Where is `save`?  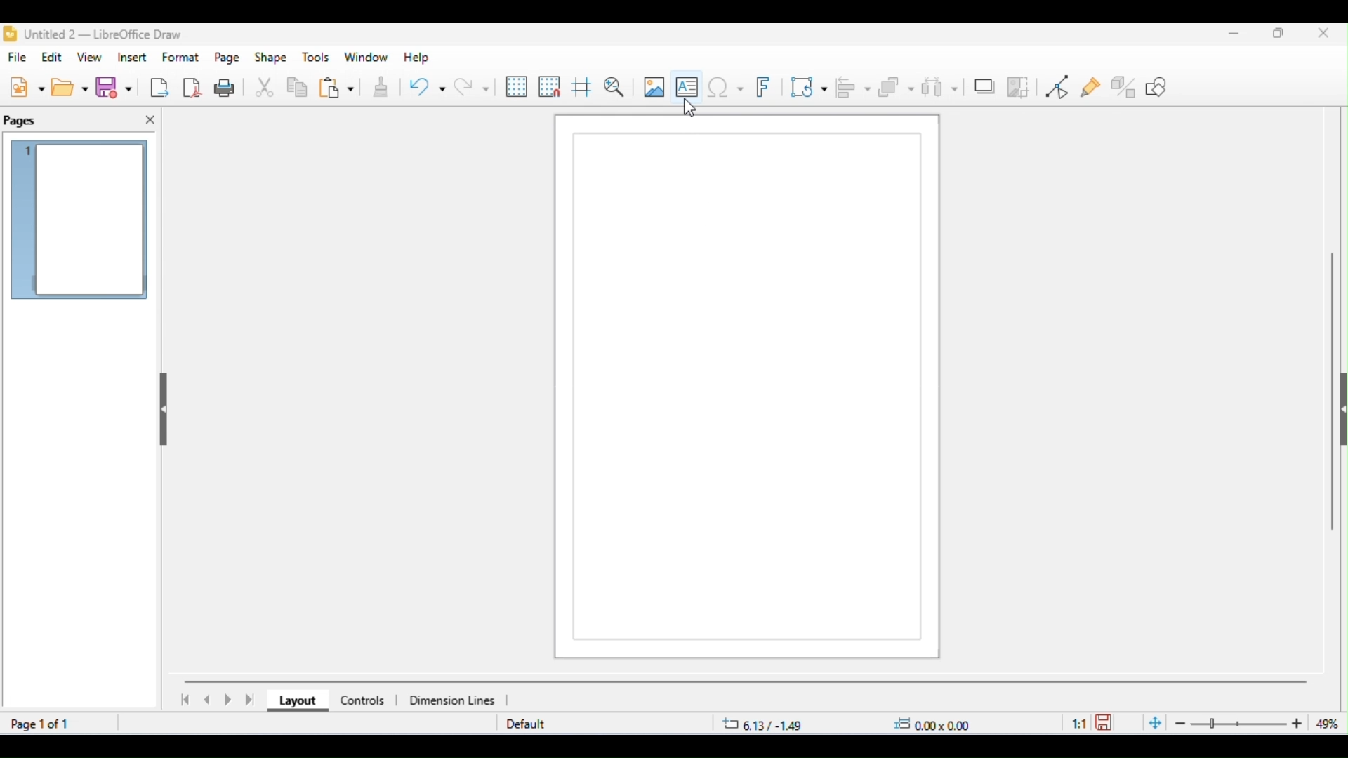
save is located at coordinates (1106, 722).